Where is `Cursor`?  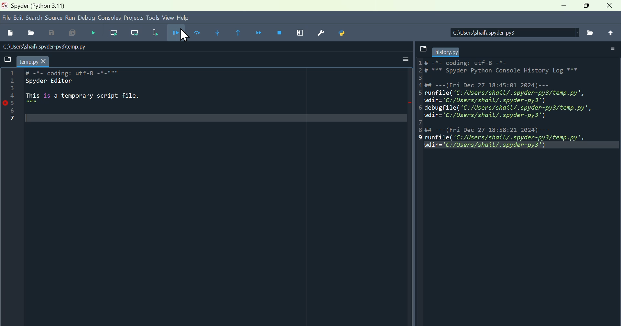 Cursor is located at coordinates (185, 36).